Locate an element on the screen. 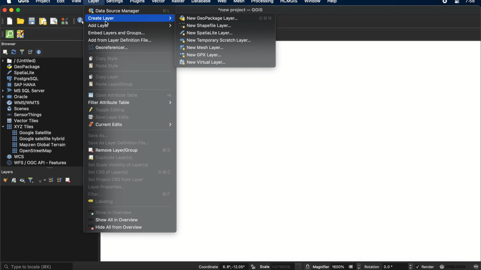 The image size is (481, 270). manage map themes is located at coordinates (22, 181).